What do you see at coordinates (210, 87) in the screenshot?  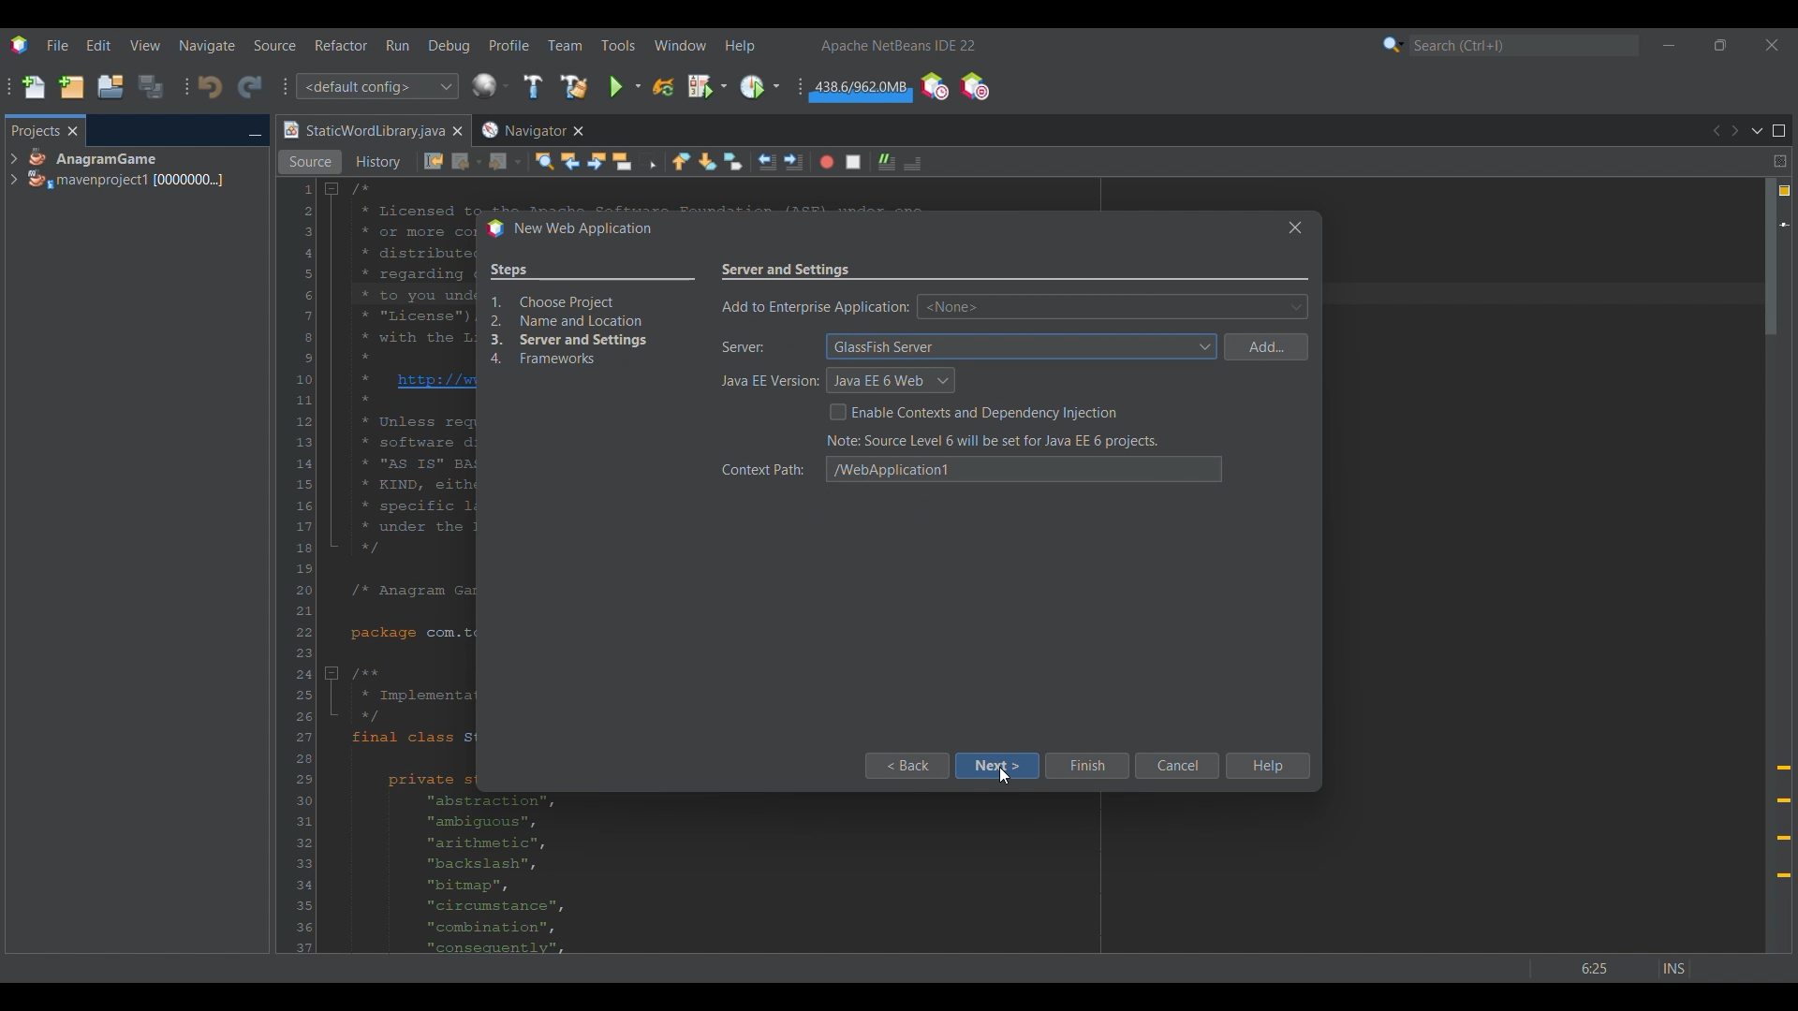 I see `Undo` at bounding box center [210, 87].